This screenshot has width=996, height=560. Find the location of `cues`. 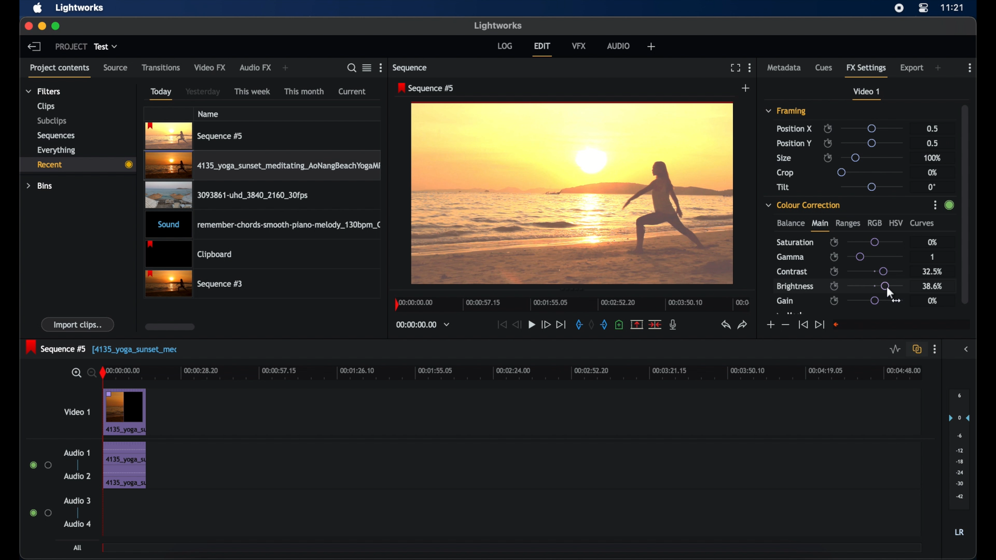

cues is located at coordinates (824, 70).